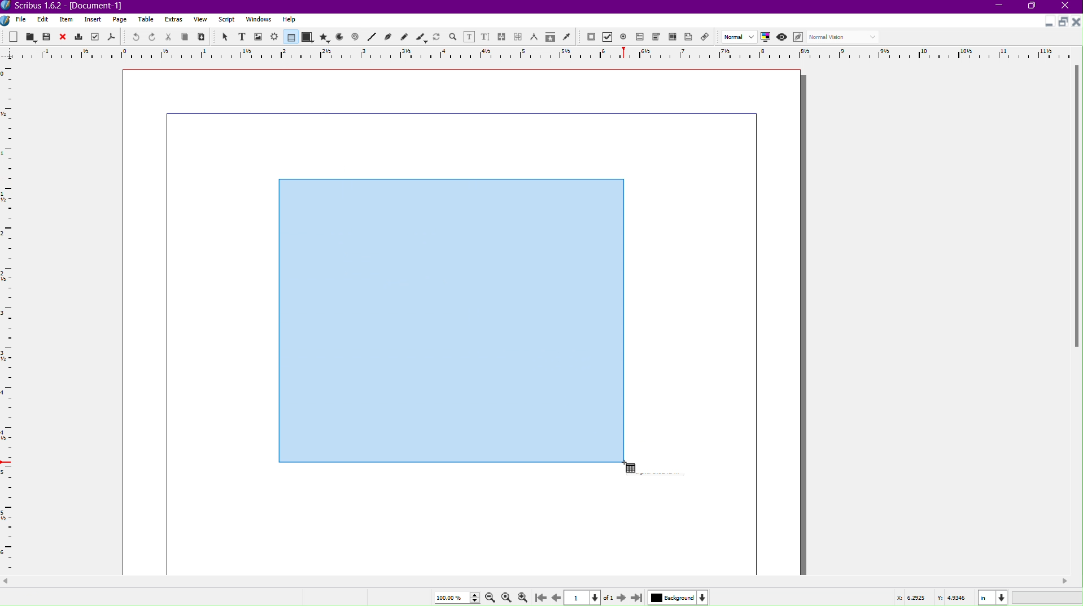 The width and height of the screenshot is (1083, 606). What do you see at coordinates (451, 320) in the screenshot?
I see `Table Setting` at bounding box center [451, 320].